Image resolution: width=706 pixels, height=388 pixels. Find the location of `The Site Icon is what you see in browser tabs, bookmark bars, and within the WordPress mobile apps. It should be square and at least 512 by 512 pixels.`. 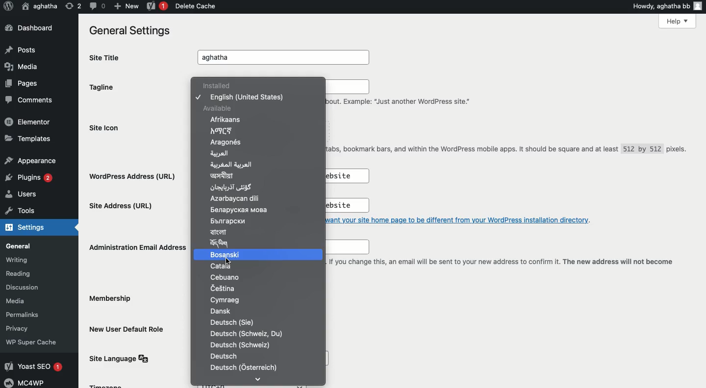

The Site Icon is what you see in browser tabs, bookmark bars, and within the WordPress mobile apps. It should be square and at least 512 by 512 pixels. is located at coordinates (508, 152).